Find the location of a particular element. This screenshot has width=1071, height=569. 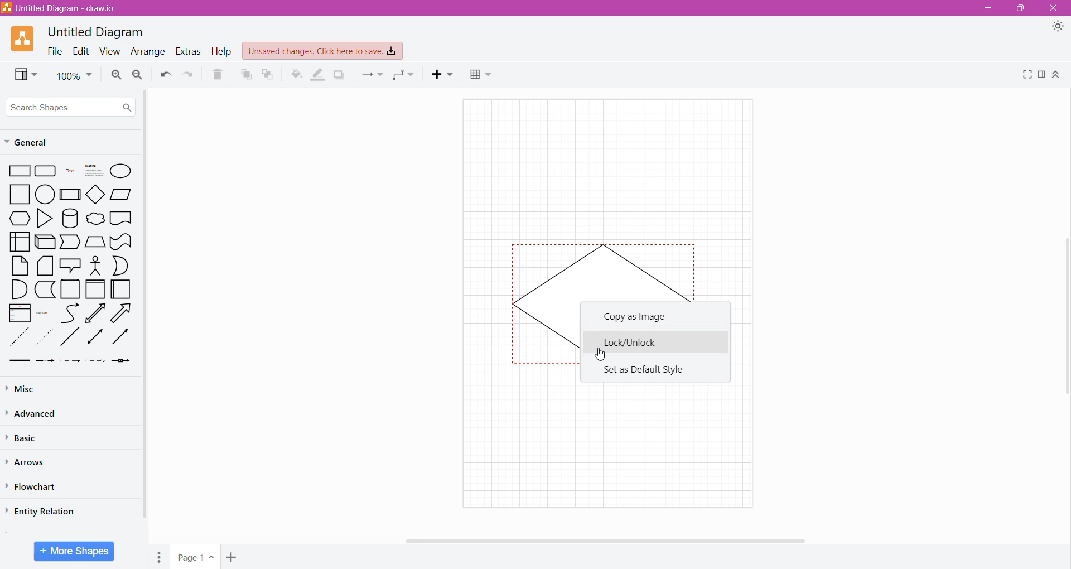

Vertical Scroll Bar is located at coordinates (144, 307).